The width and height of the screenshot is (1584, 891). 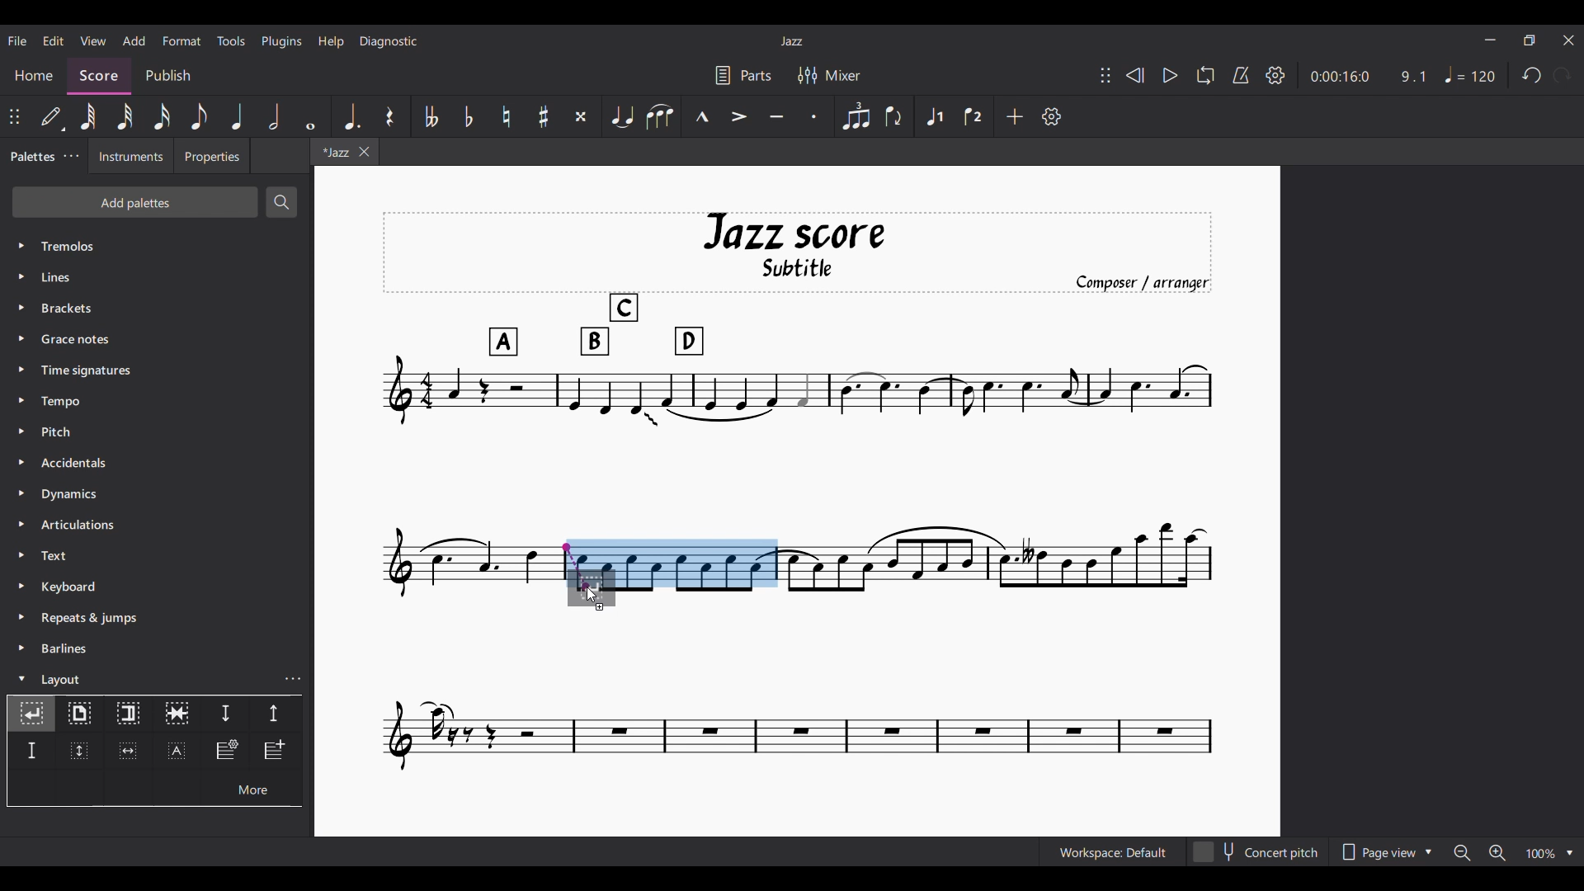 I want to click on 0:00:16:0, so click(x=1339, y=77).